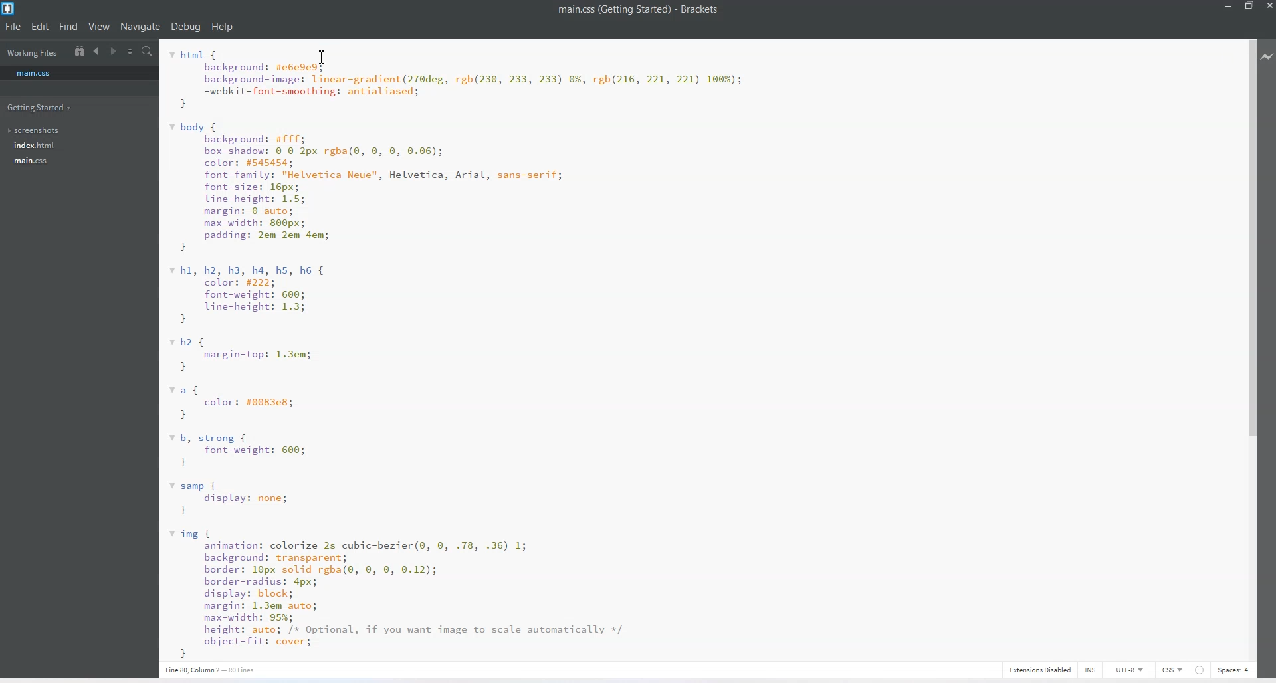  What do you see at coordinates (33, 161) in the screenshot?
I see `main.css` at bounding box center [33, 161].